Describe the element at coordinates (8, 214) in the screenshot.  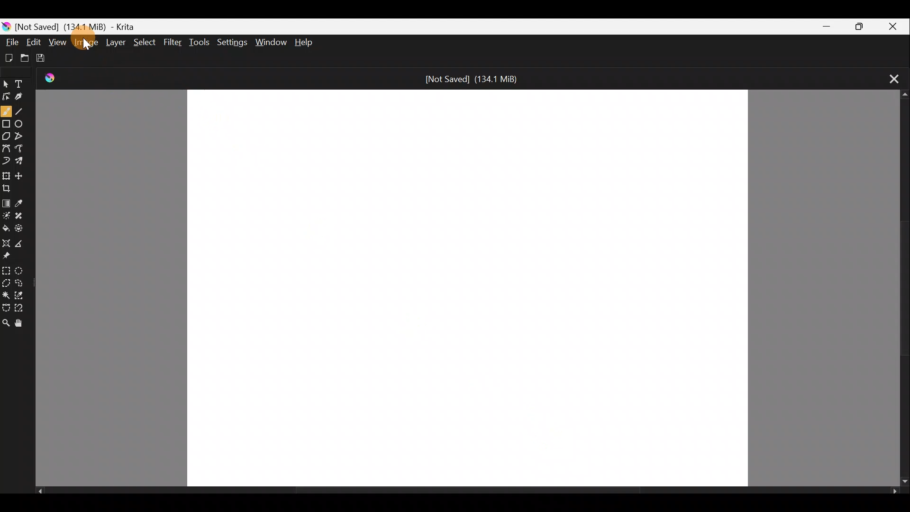
I see `Colourise mask tool` at that location.